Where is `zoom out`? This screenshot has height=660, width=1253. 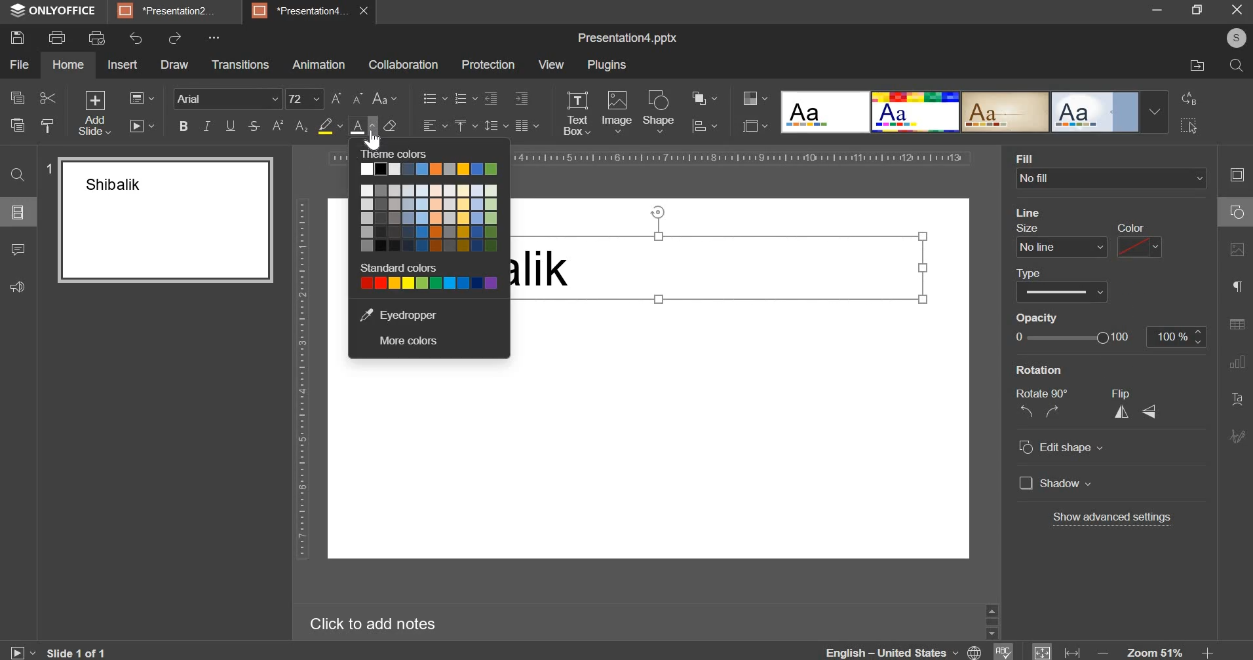 zoom out is located at coordinates (1100, 650).